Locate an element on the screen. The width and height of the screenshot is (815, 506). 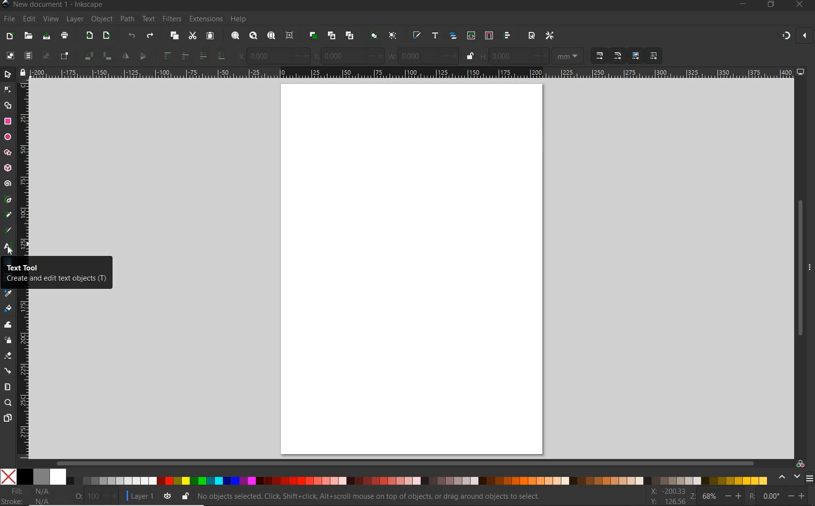
unlink clone is located at coordinates (349, 36).